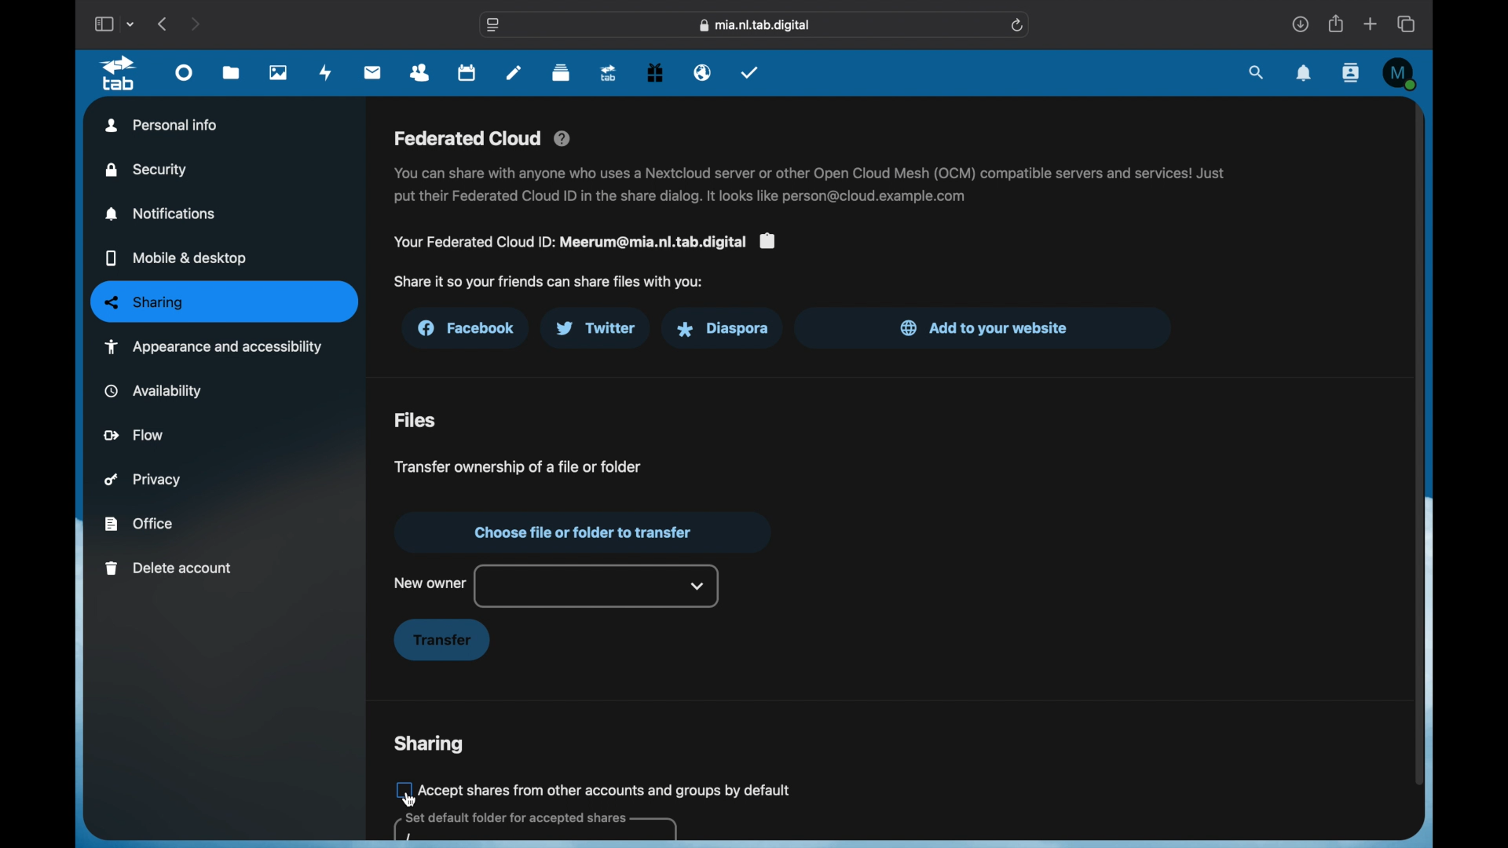 The image size is (1508, 848). What do you see at coordinates (409, 800) in the screenshot?
I see `Cursor` at bounding box center [409, 800].